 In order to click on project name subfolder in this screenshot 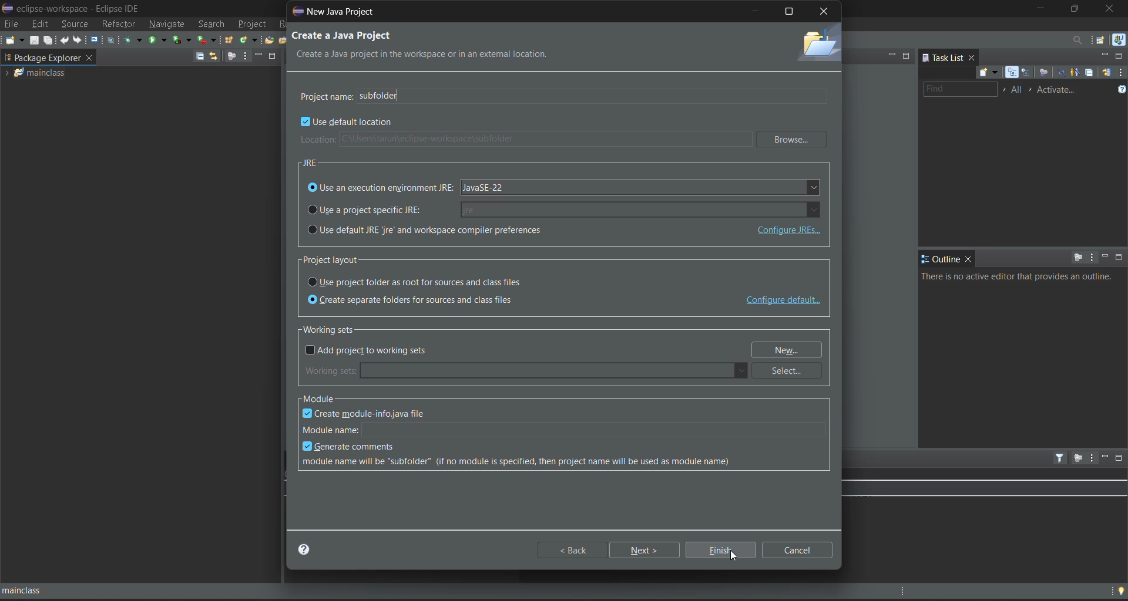, I will do `click(563, 94)`.